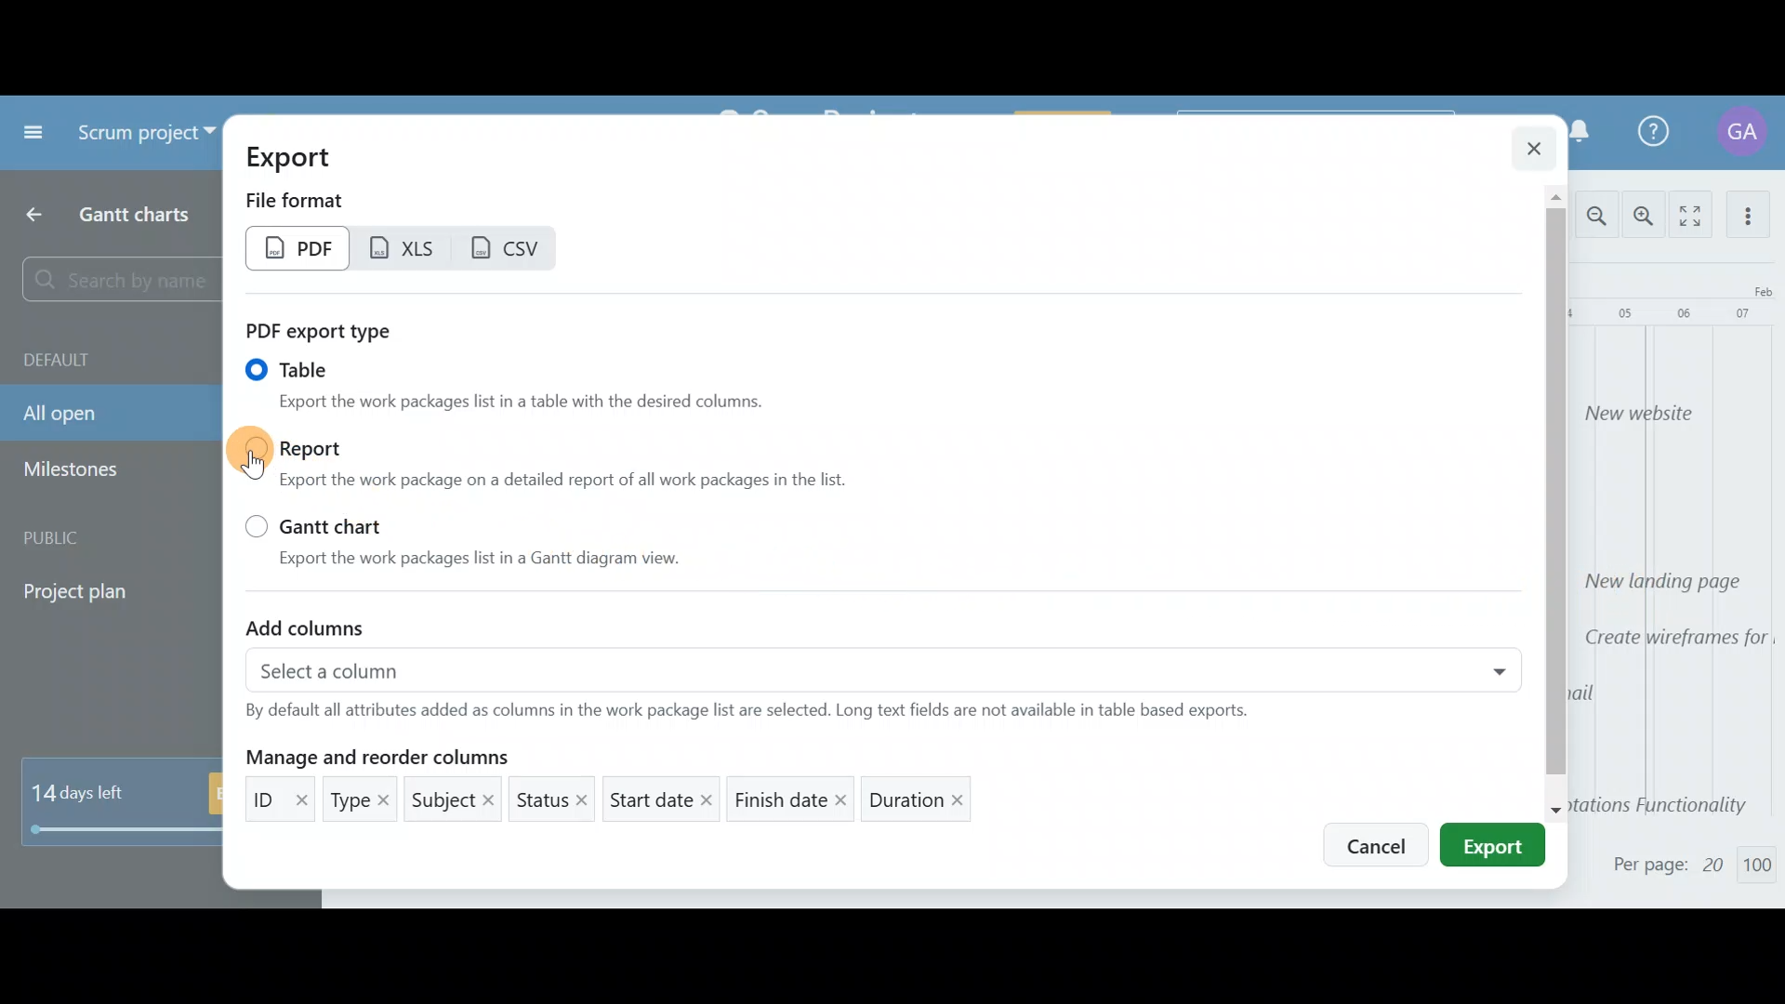 This screenshot has width=1785, height=1004. Describe the element at coordinates (305, 445) in the screenshot. I see `Report` at that location.